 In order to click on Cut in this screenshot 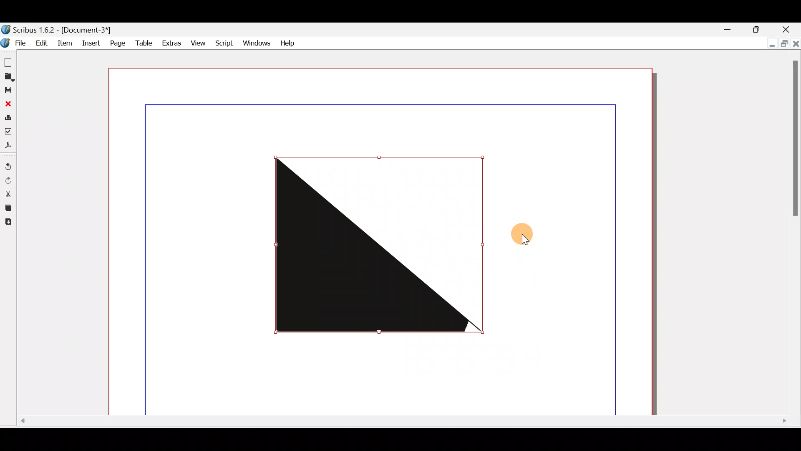, I will do `click(8, 193)`.